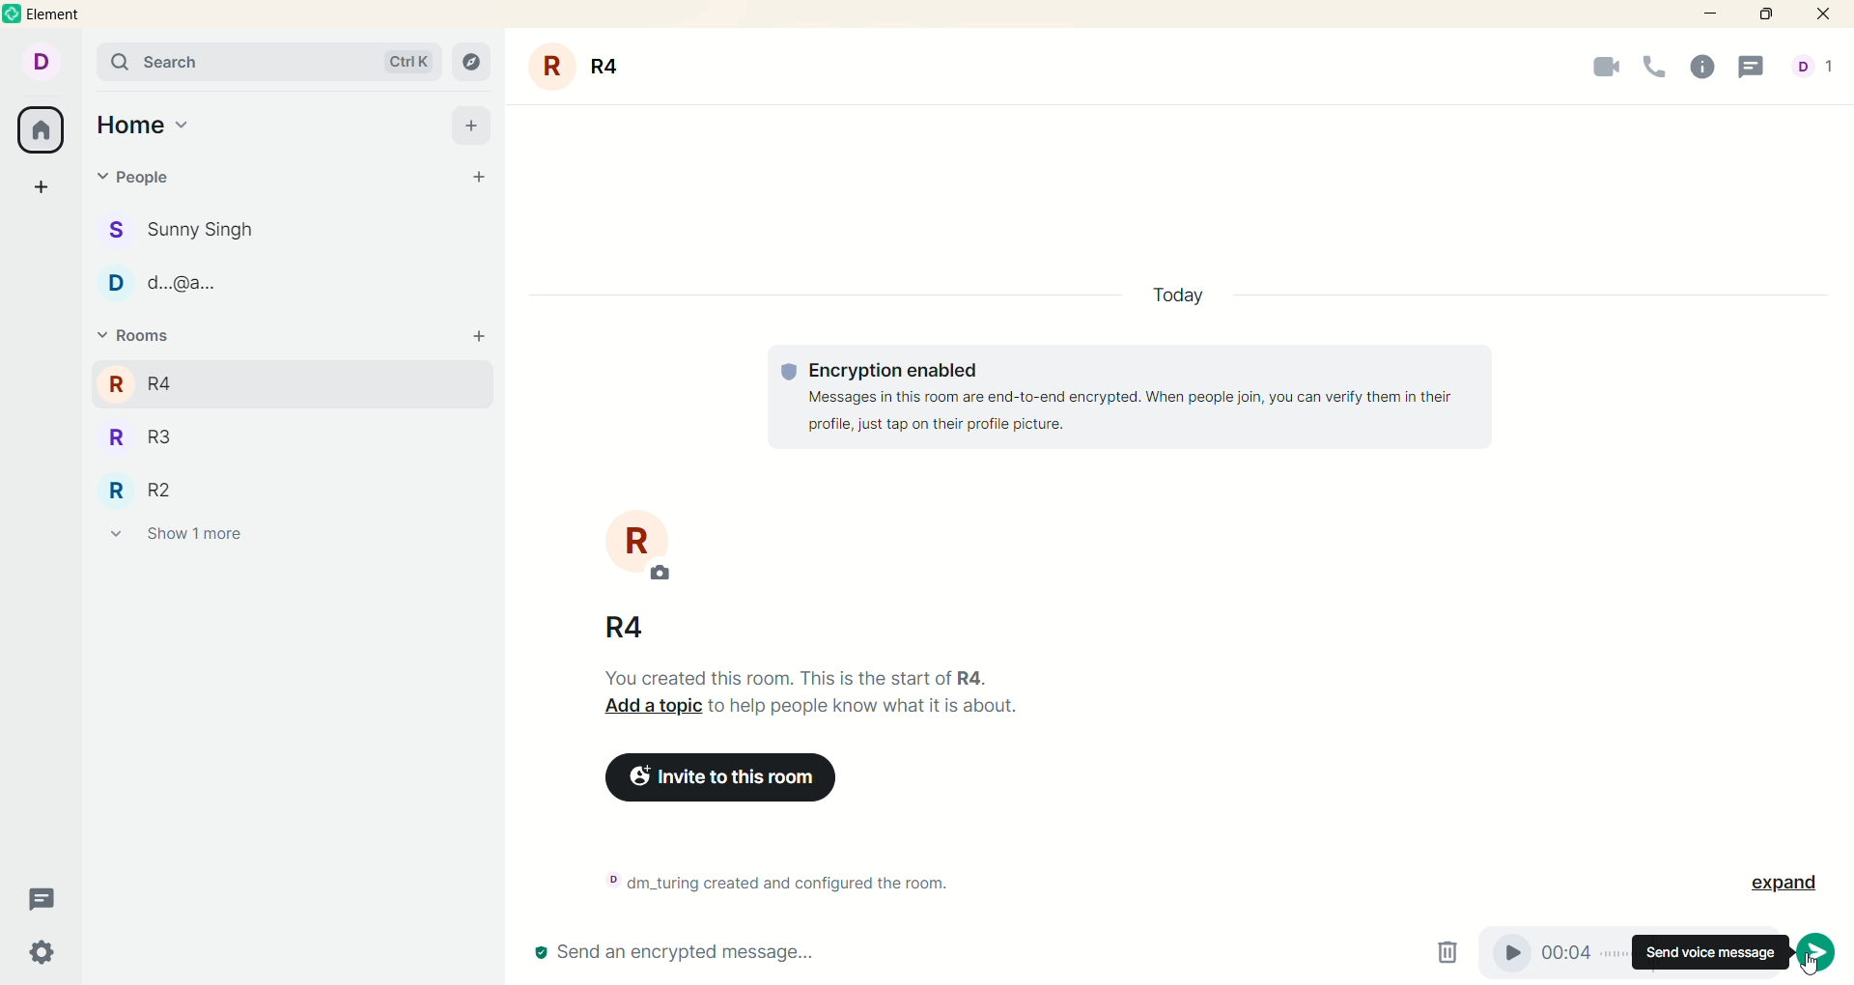 This screenshot has height=985, width=1854. I want to click on start chat, so click(482, 180).